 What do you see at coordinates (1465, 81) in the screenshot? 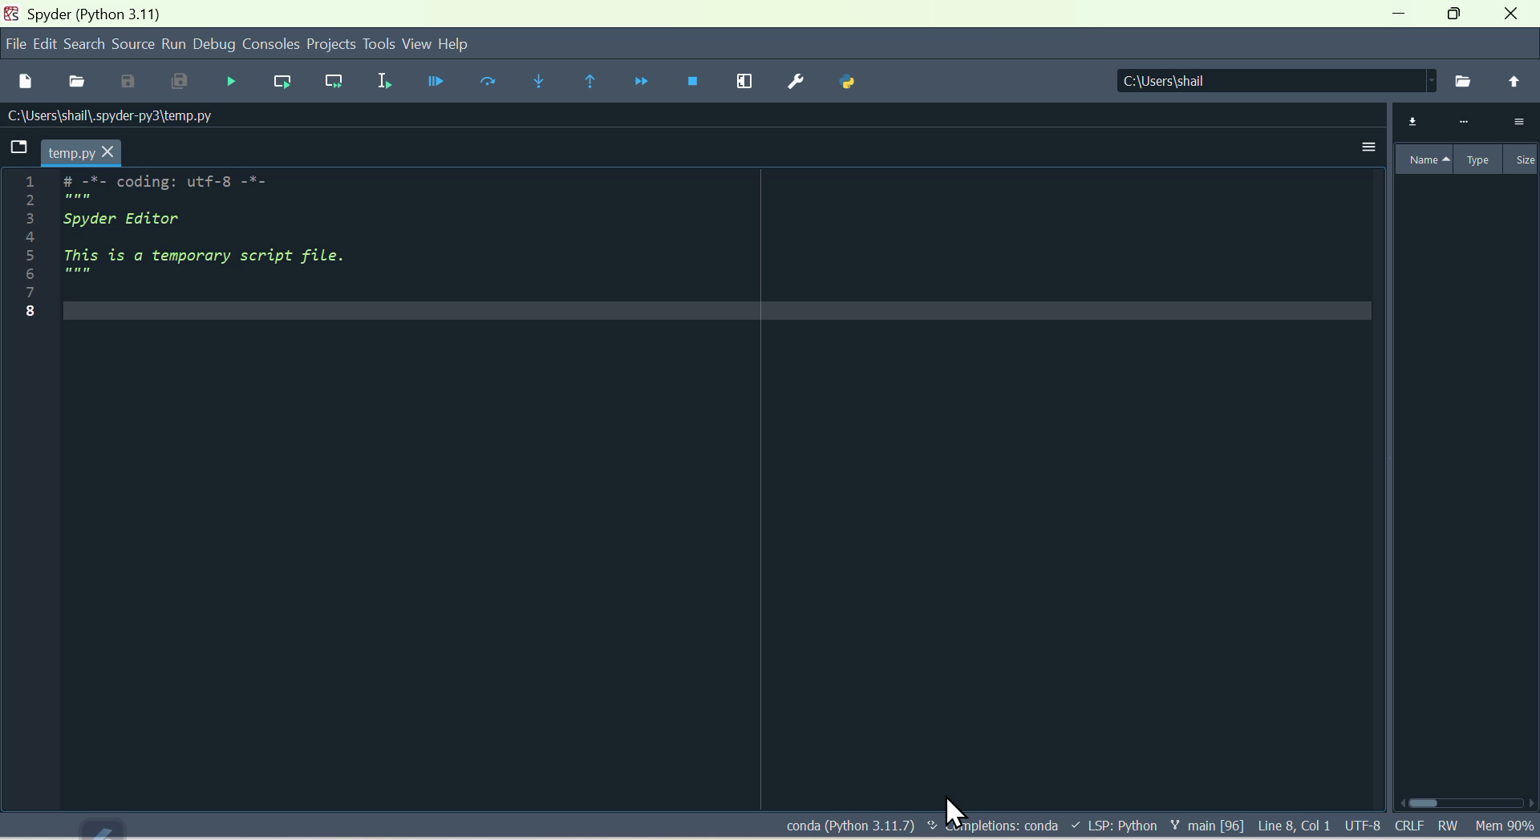
I see `Search from pc` at bounding box center [1465, 81].